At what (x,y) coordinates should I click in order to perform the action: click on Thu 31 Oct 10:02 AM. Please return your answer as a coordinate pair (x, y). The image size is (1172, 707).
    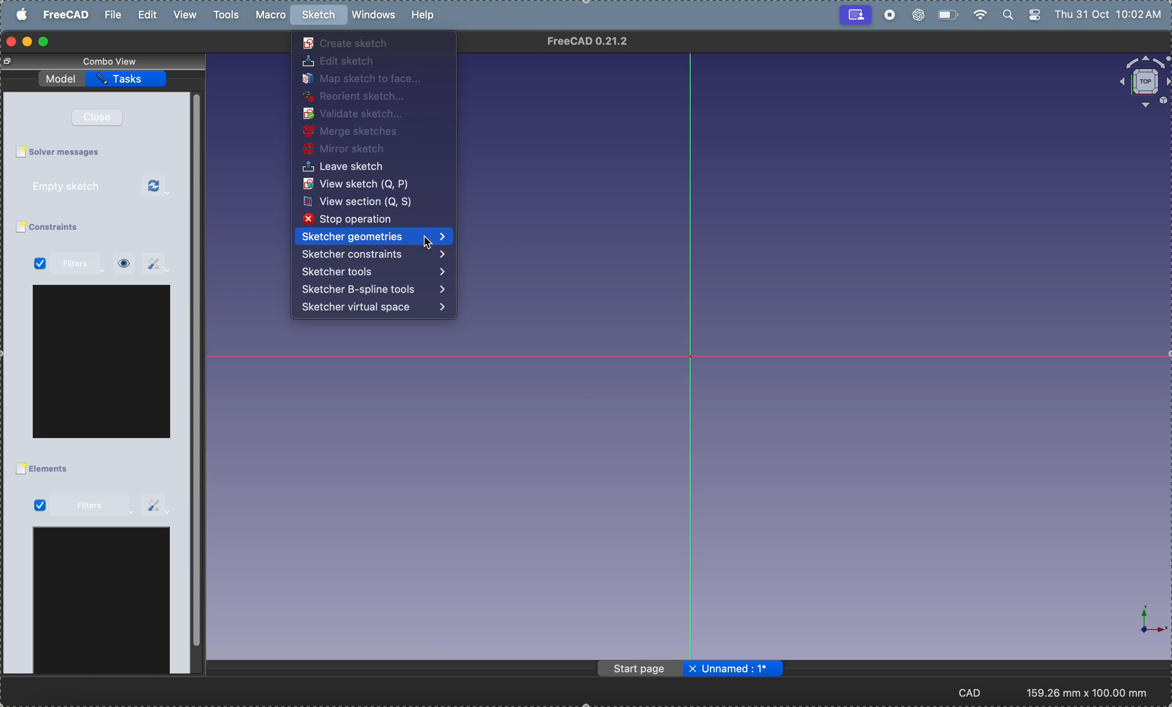
    Looking at the image, I should click on (1111, 16).